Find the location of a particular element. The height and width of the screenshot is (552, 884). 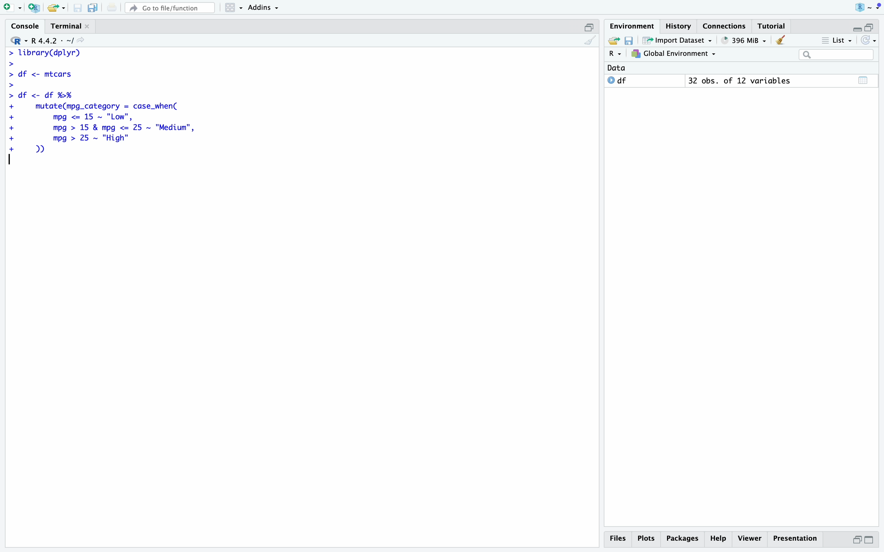

grid is located at coordinates (235, 8).